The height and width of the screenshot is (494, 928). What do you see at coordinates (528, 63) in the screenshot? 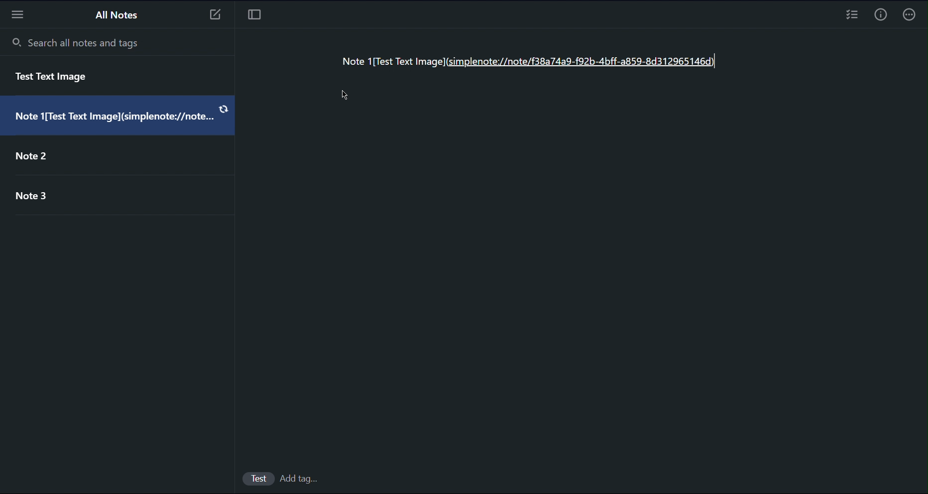
I see `Note 1[Test Text Image](simplenote://note/f38a74a9-f92b-4bff-a859-8d312965146d |` at bounding box center [528, 63].